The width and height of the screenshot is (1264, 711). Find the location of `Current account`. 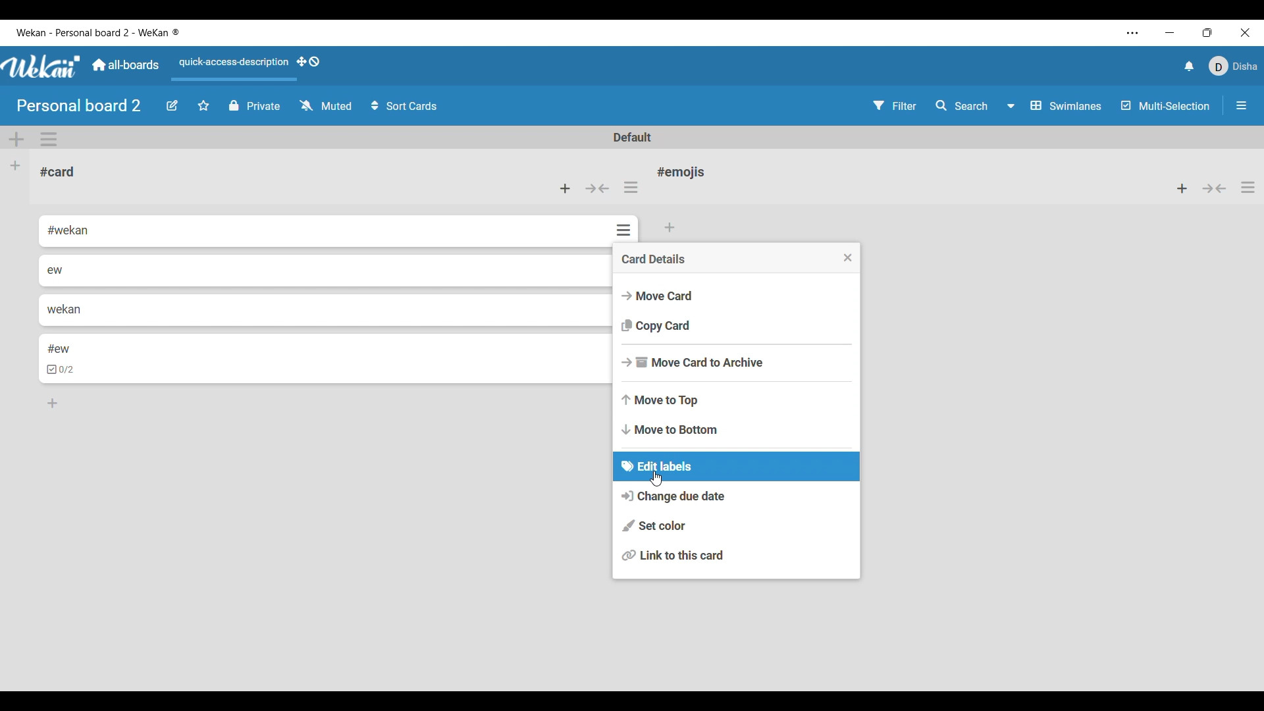

Current account is located at coordinates (1232, 66).